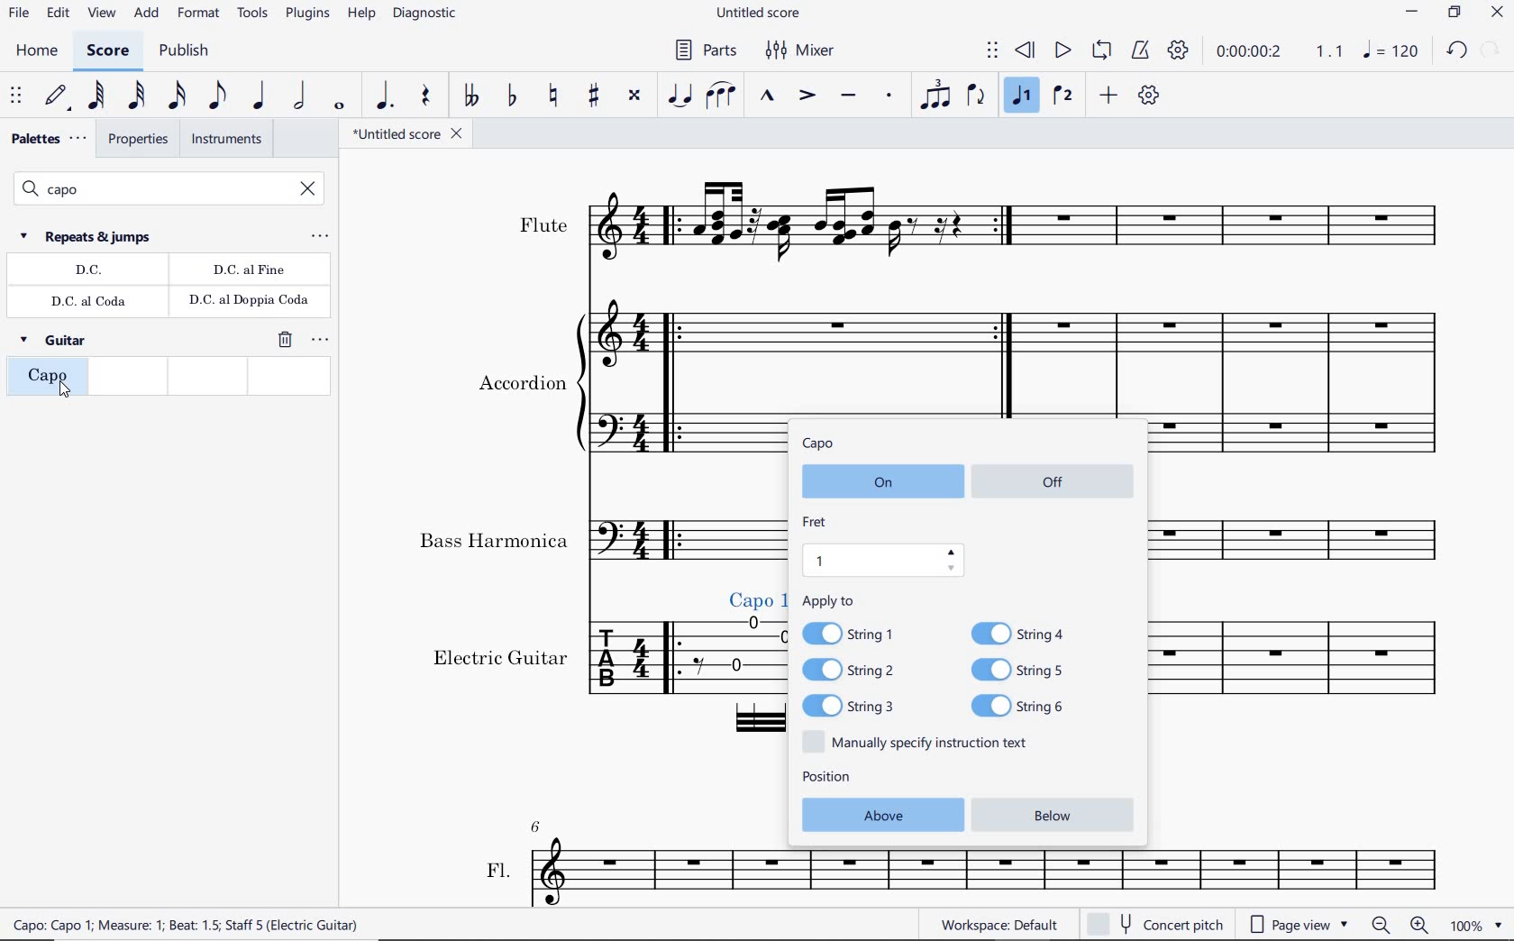  Describe the element at coordinates (136, 95) in the screenshot. I see `32nd note` at that location.